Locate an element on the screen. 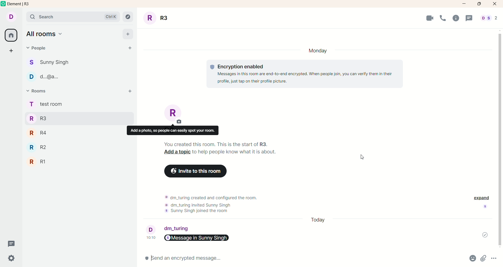  text is located at coordinates (221, 148).